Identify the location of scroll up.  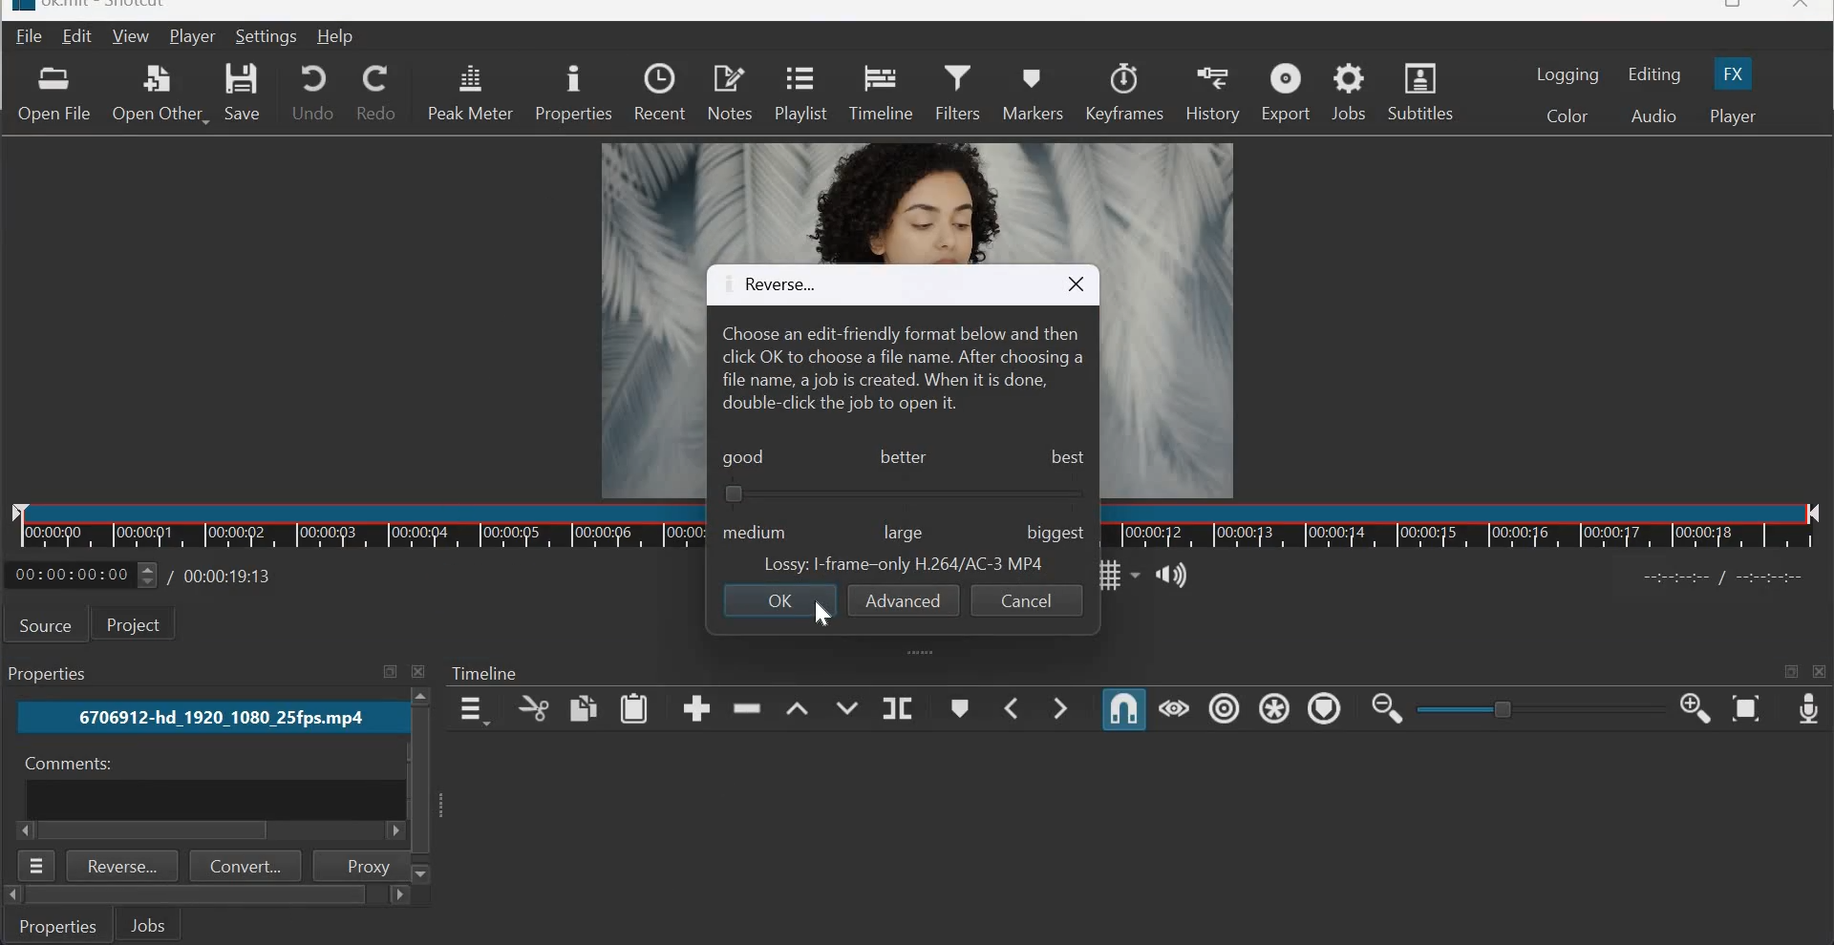
(421, 697).